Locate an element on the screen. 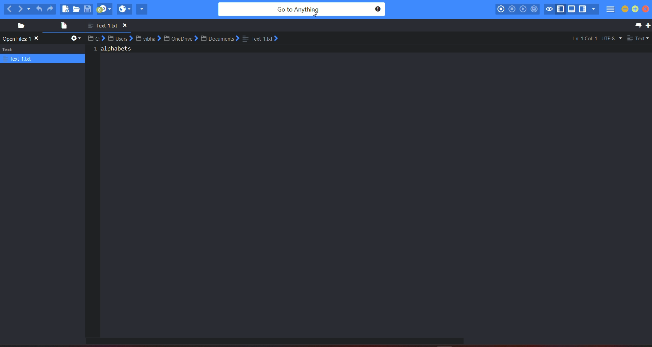 The image size is (652, 347). next is located at coordinates (24, 8).